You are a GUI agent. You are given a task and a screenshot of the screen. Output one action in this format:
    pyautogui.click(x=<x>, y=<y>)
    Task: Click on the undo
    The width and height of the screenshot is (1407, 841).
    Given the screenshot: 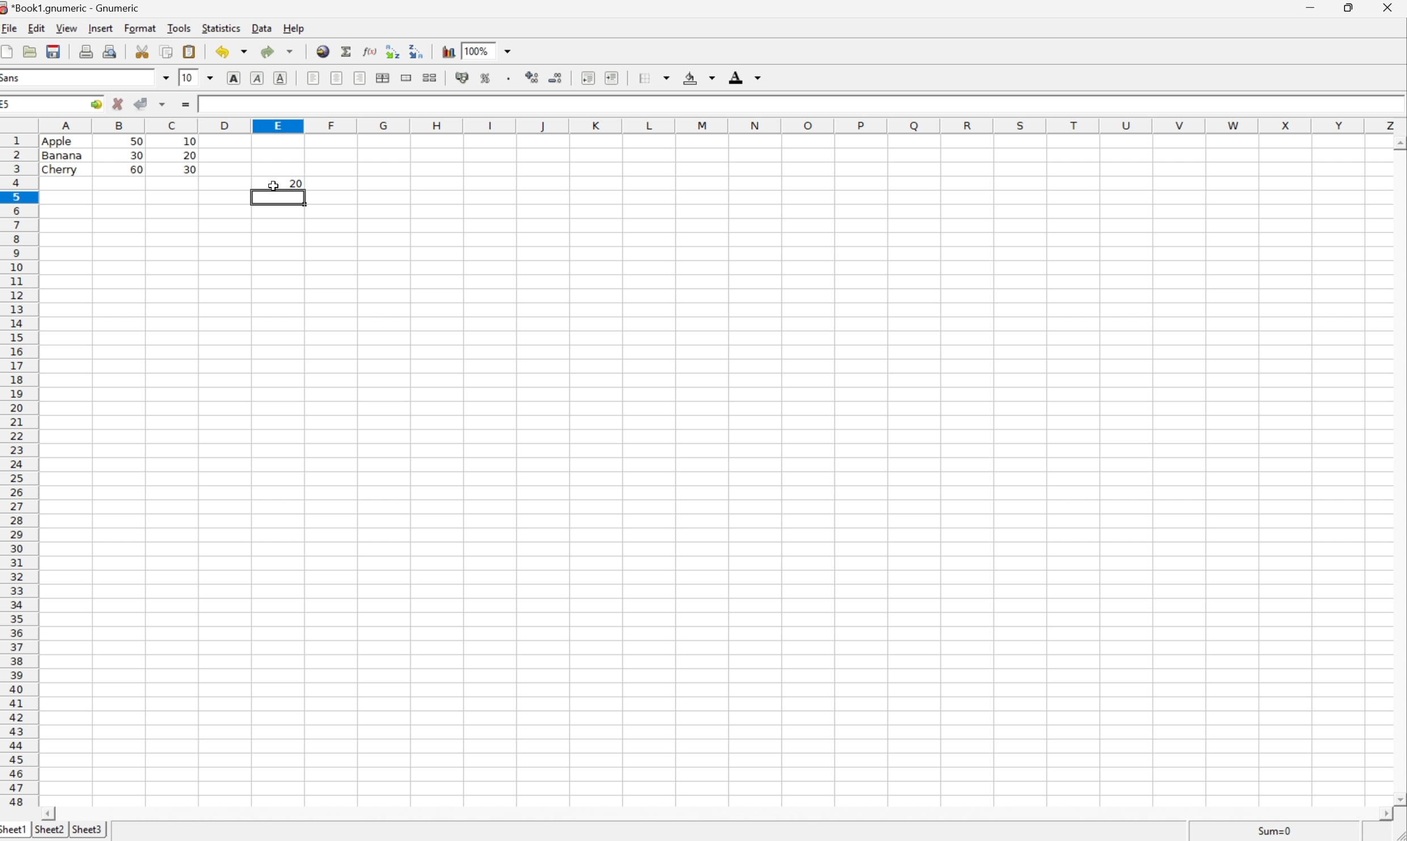 What is the action you would take?
    pyautogui.click(x=233, y=50)
    